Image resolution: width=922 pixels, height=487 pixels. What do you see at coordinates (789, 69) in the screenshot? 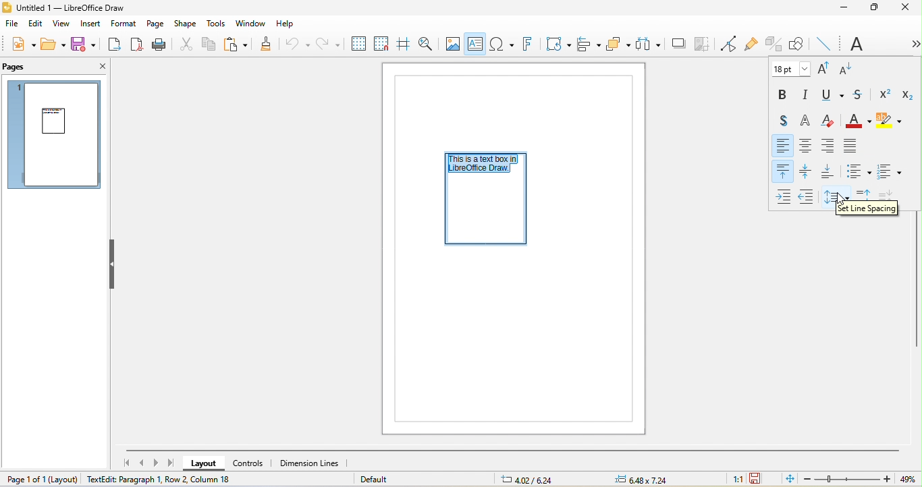
I see `font size` at bounding box center [789, 69].